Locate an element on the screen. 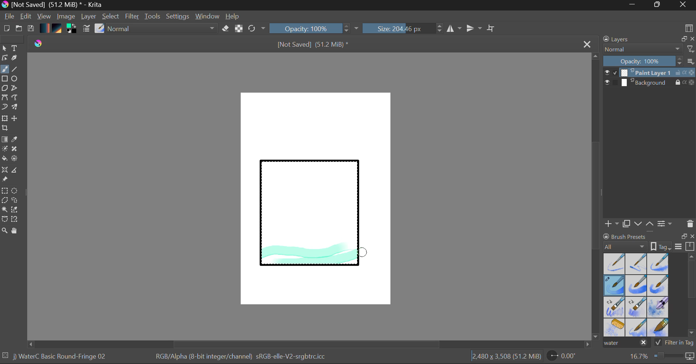 Image resolution: width=696 pixels, height=364 pixels. Select Brush Preset is located at coordinates (100, 29).